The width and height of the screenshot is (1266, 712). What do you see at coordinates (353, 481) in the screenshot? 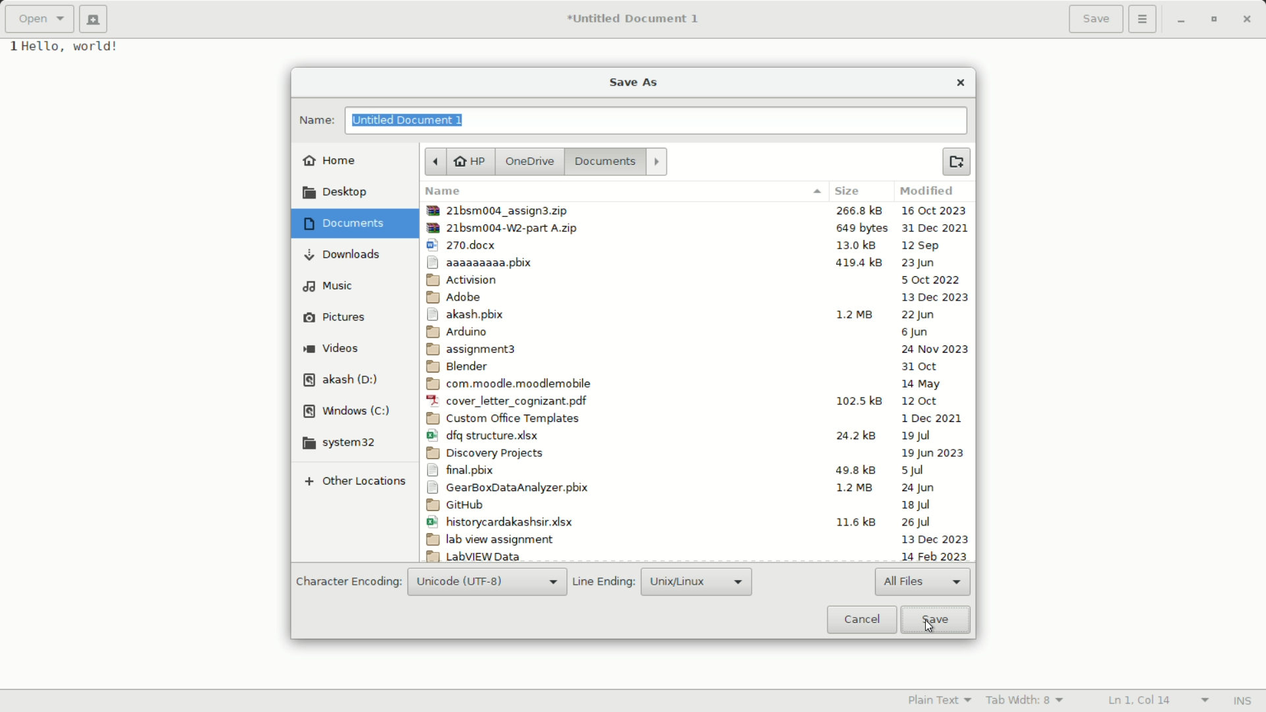
I see `Add other locations` at bounding box center [353, 481].